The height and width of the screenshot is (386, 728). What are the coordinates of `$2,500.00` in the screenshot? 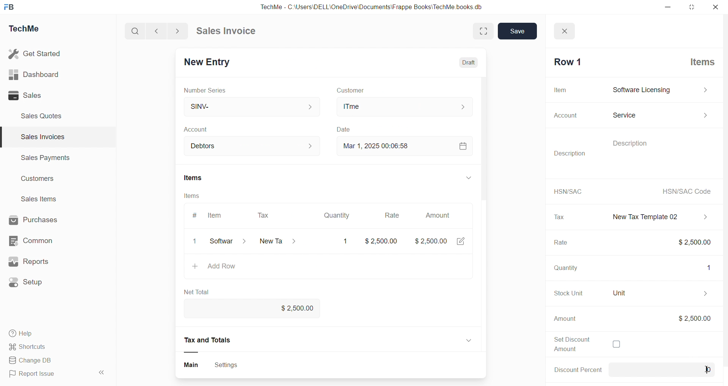 It's located at (383, 241).